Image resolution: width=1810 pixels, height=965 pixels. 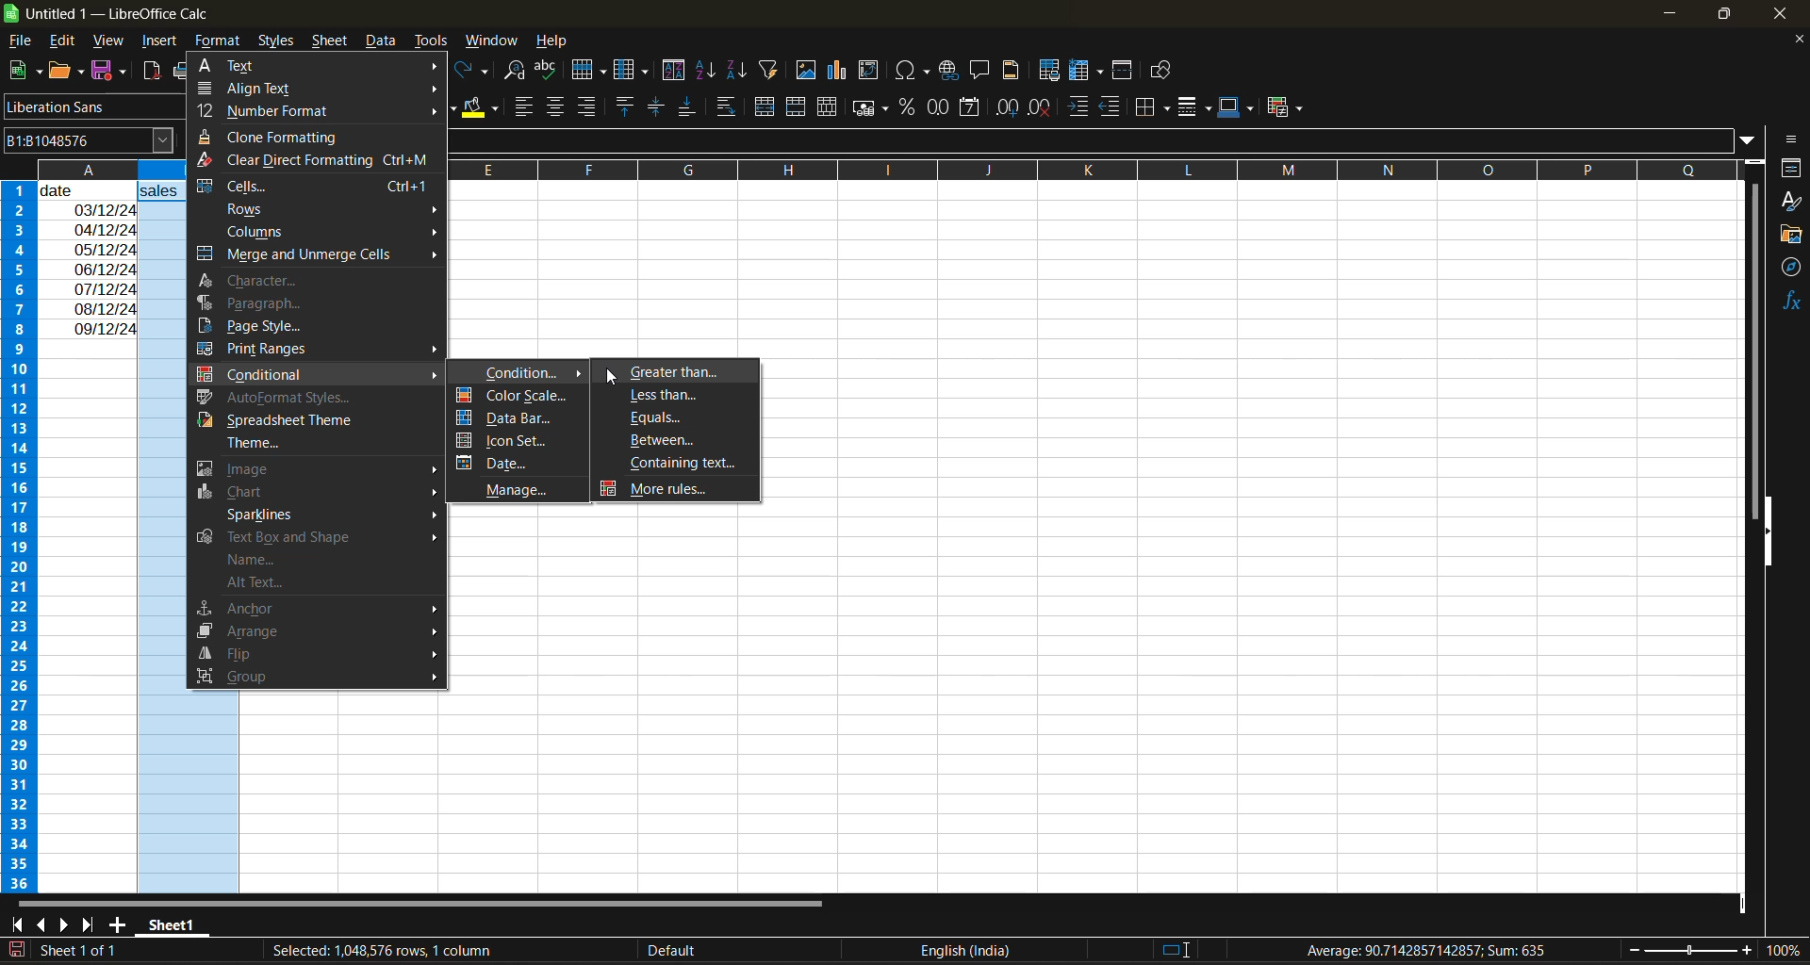 I want to click on insert image, so click(x=809, y=71).